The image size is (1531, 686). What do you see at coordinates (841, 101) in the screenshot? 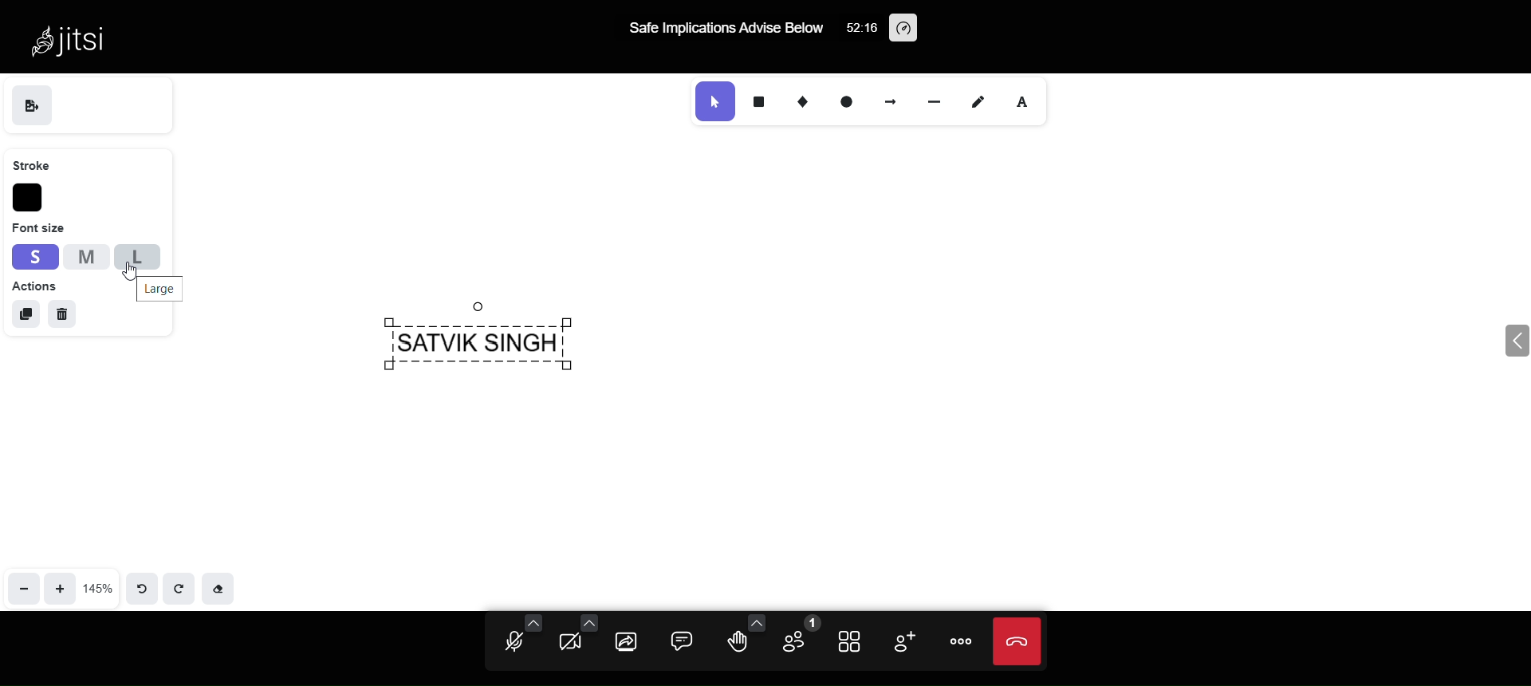
I see `ellipse` at bounding box center [841, 101].